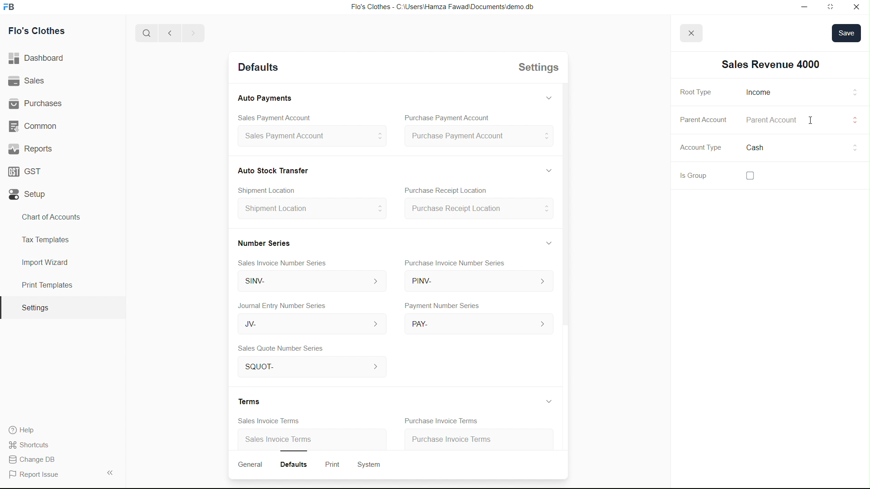  Describe the element at coordinates (847, 34) in the screenshot. I see `save` at that location.